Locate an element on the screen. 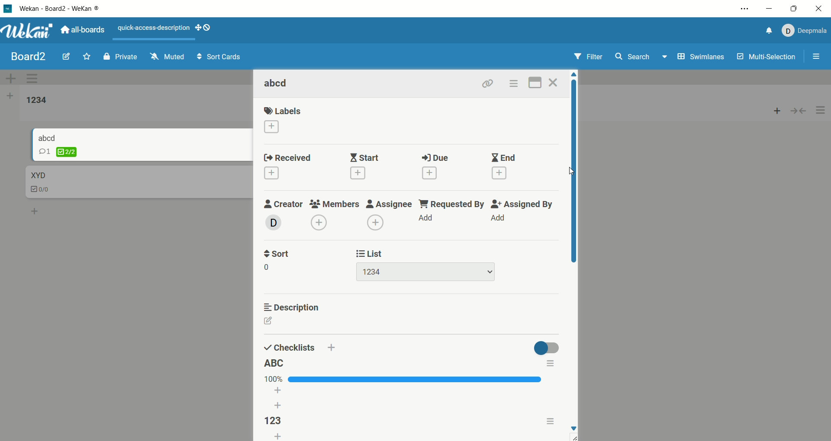  account is located at coordinates (803, 31).